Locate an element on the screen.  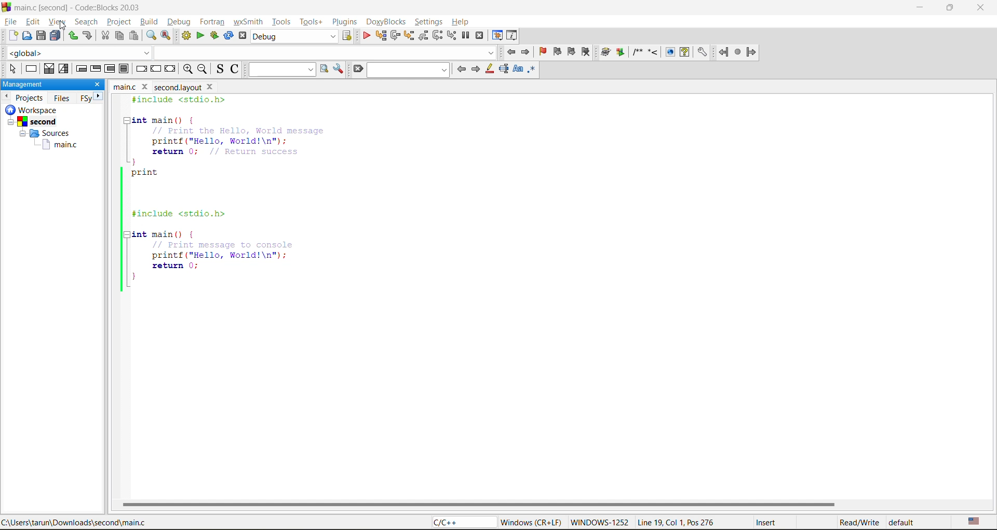
abort is located at coordinates (242, 37).